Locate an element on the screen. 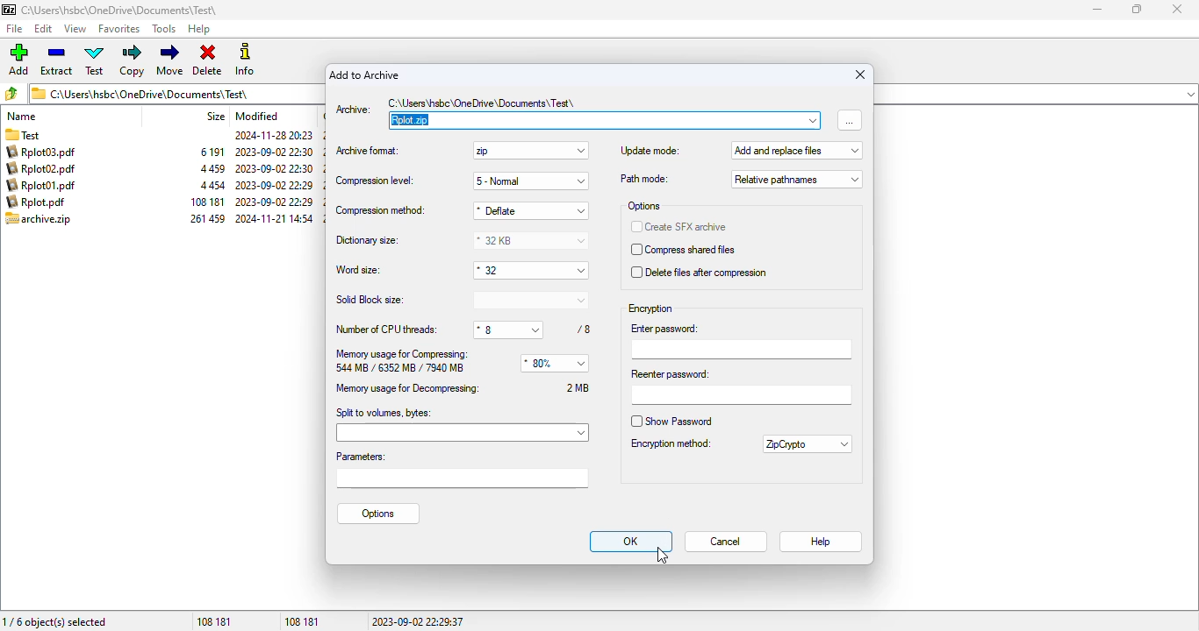  delete files after compression is located at coordinates (700, 273).